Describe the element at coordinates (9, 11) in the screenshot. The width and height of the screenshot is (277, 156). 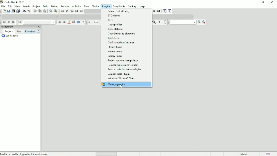
I see `Open` at that location.